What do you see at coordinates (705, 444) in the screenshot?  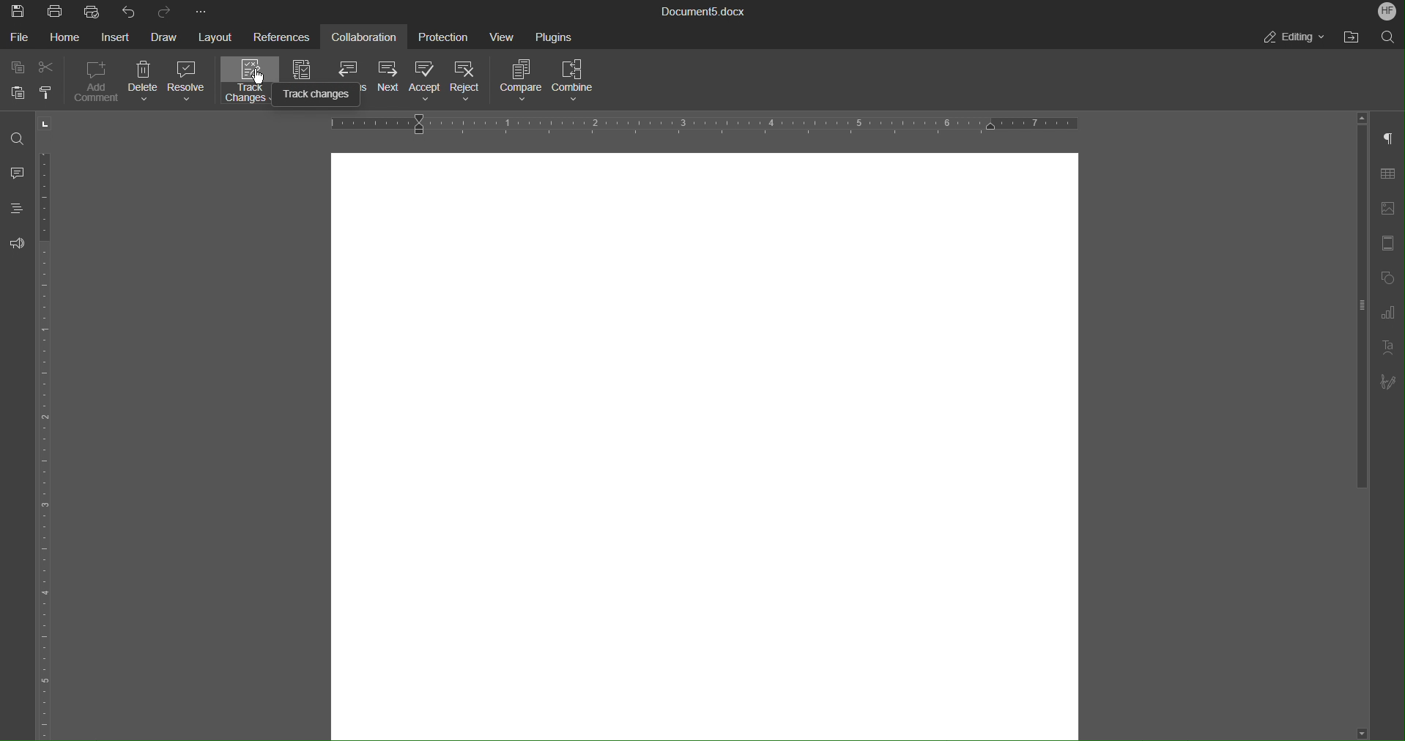 I see `page` at bounding box center [705, 444].